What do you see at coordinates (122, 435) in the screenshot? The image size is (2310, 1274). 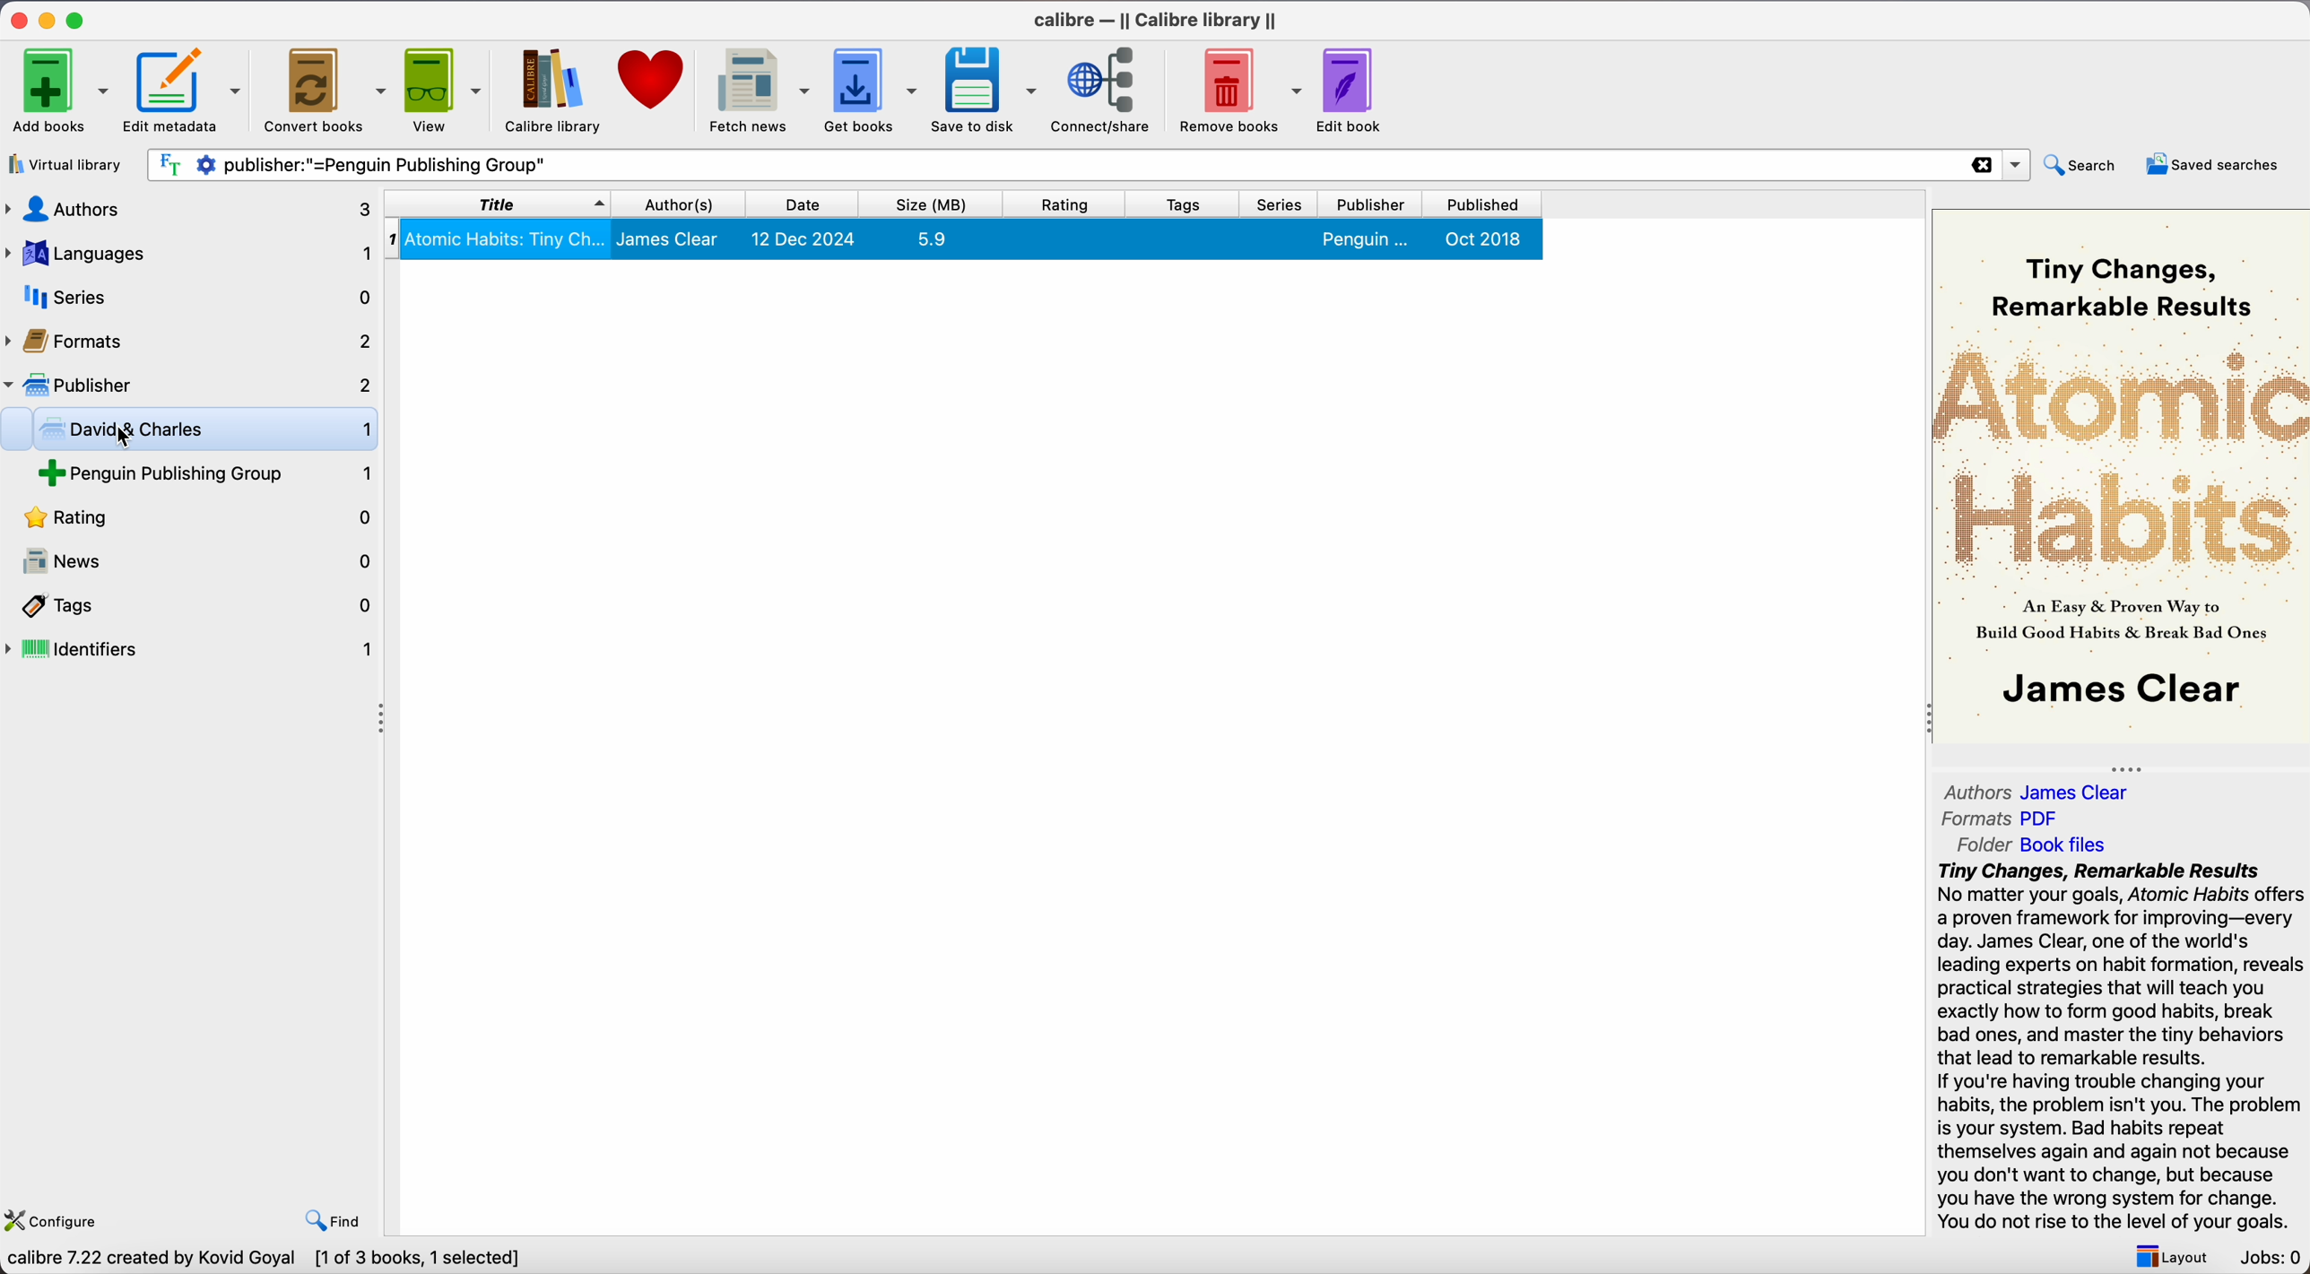 I see `cursor` at bounding box center [122, 435].